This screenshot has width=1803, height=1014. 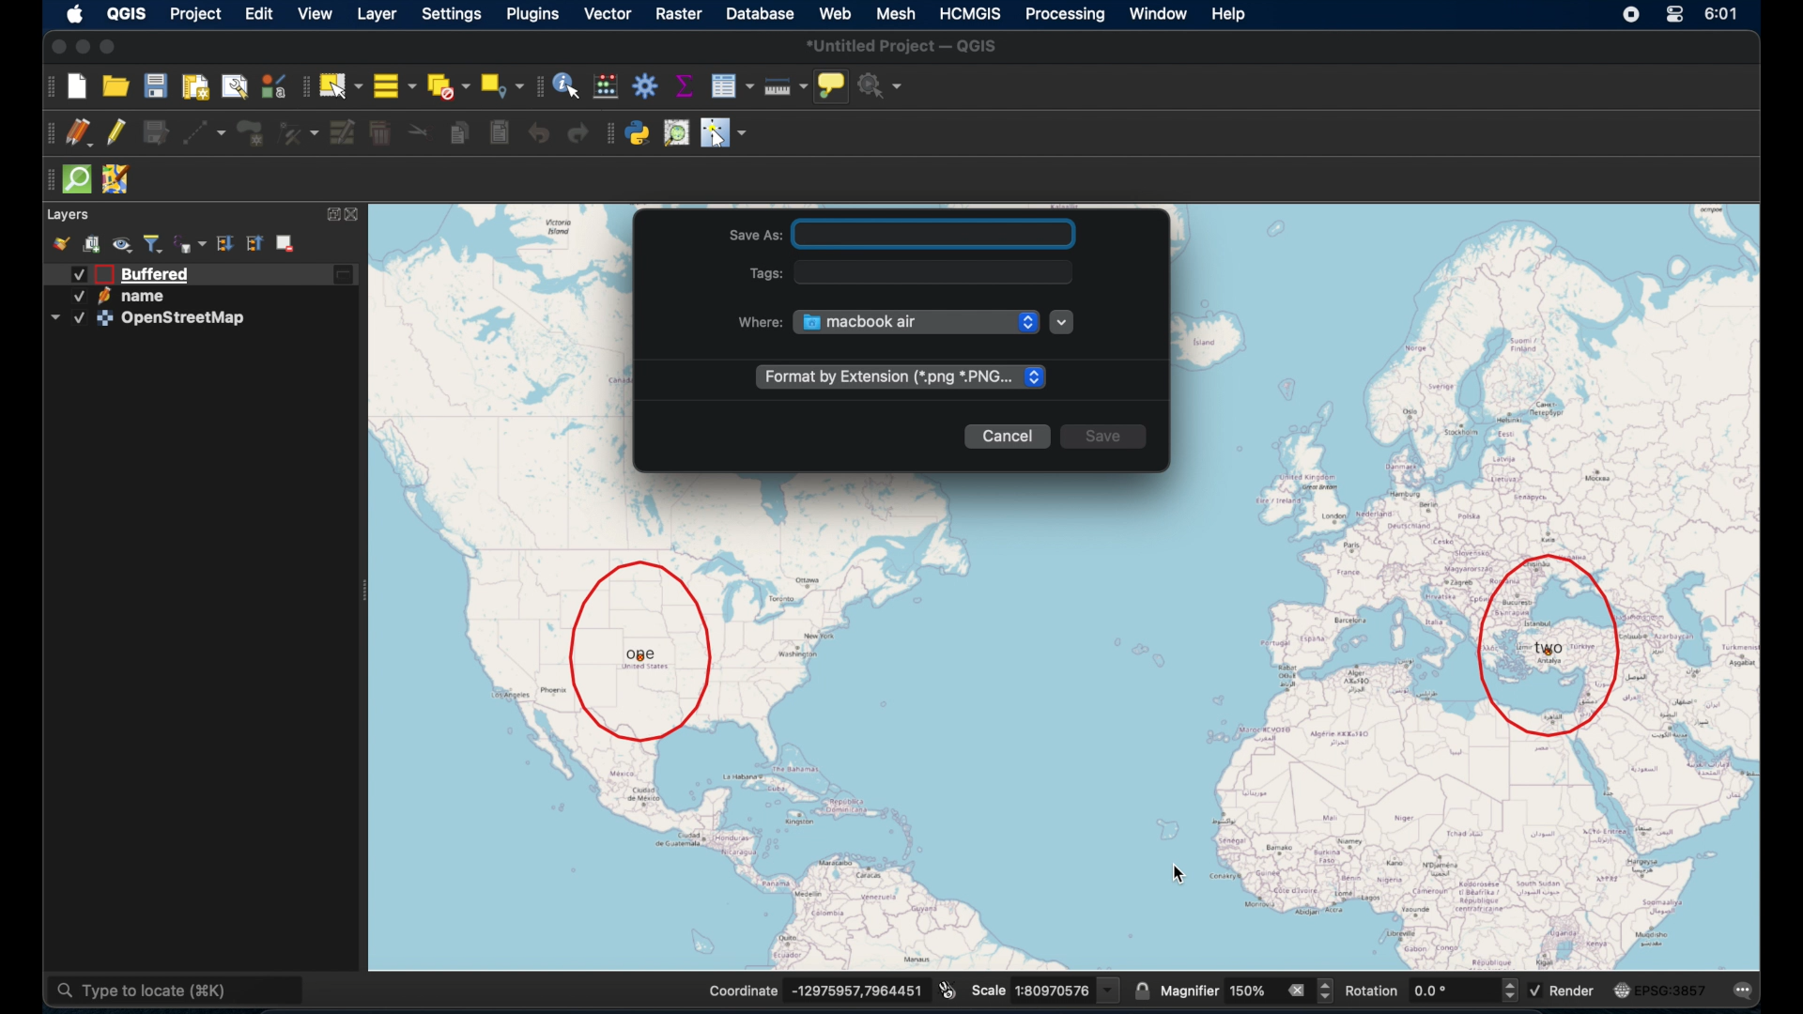 I want to click on edit, so click(x=261, y=14).